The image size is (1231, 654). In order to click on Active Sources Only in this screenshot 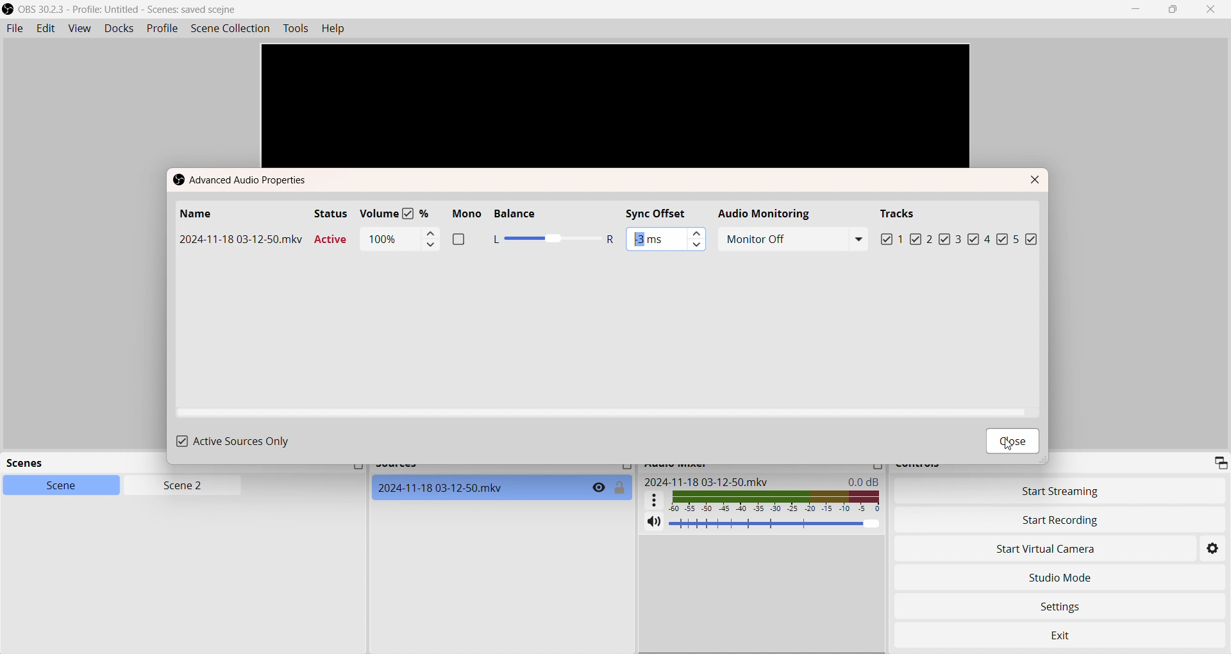, I will do `click(235, 441)`.